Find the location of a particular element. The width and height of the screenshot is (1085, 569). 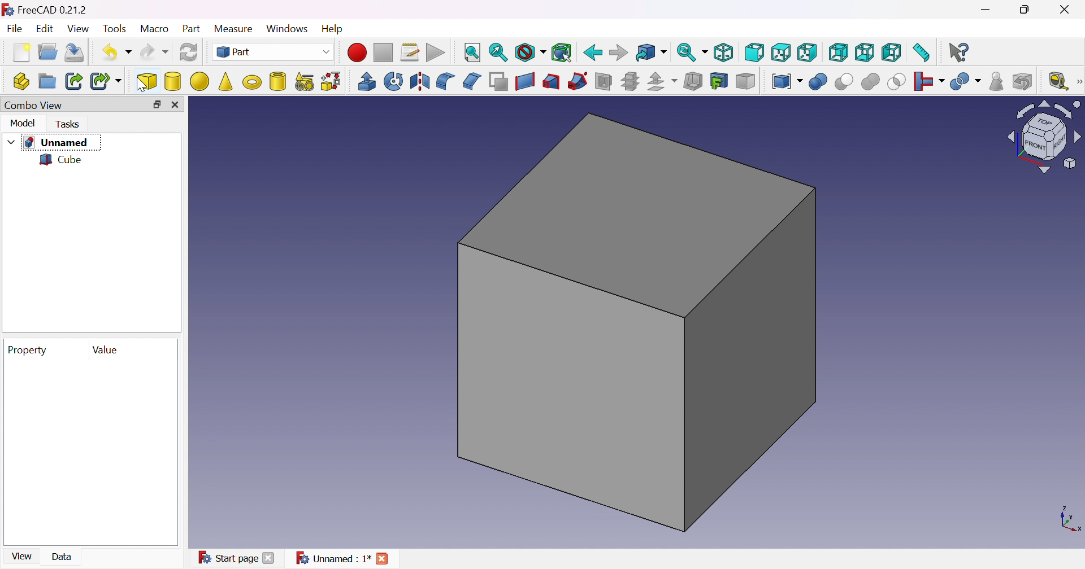

Draw style is located at coordinates (531, 53).